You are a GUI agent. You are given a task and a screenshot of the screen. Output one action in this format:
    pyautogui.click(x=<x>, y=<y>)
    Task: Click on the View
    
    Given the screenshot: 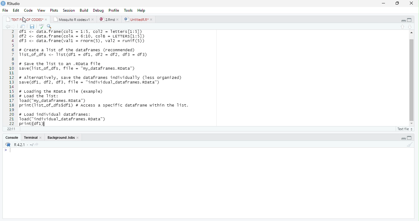 What is the action you would take?
    pyautogui.click(x=41, y=10)
    